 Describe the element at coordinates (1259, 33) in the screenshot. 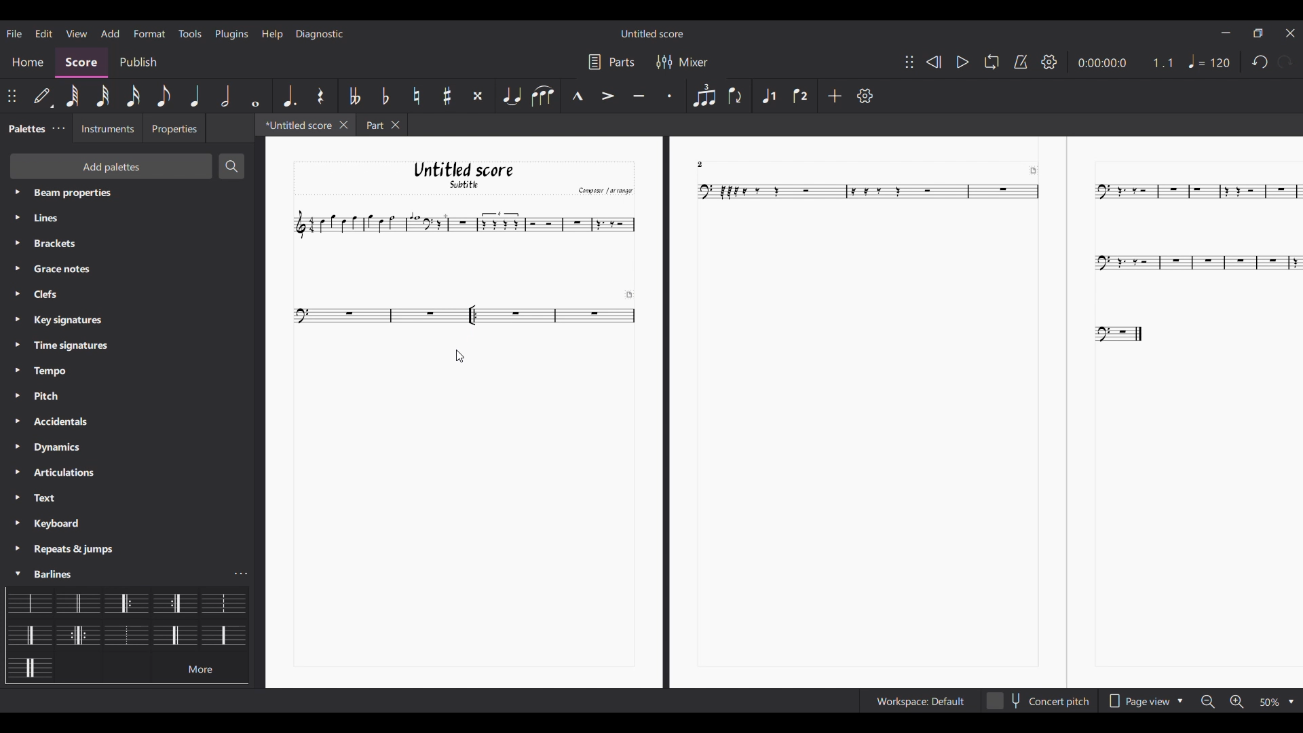

I see `Show in smaller tab` at that location.